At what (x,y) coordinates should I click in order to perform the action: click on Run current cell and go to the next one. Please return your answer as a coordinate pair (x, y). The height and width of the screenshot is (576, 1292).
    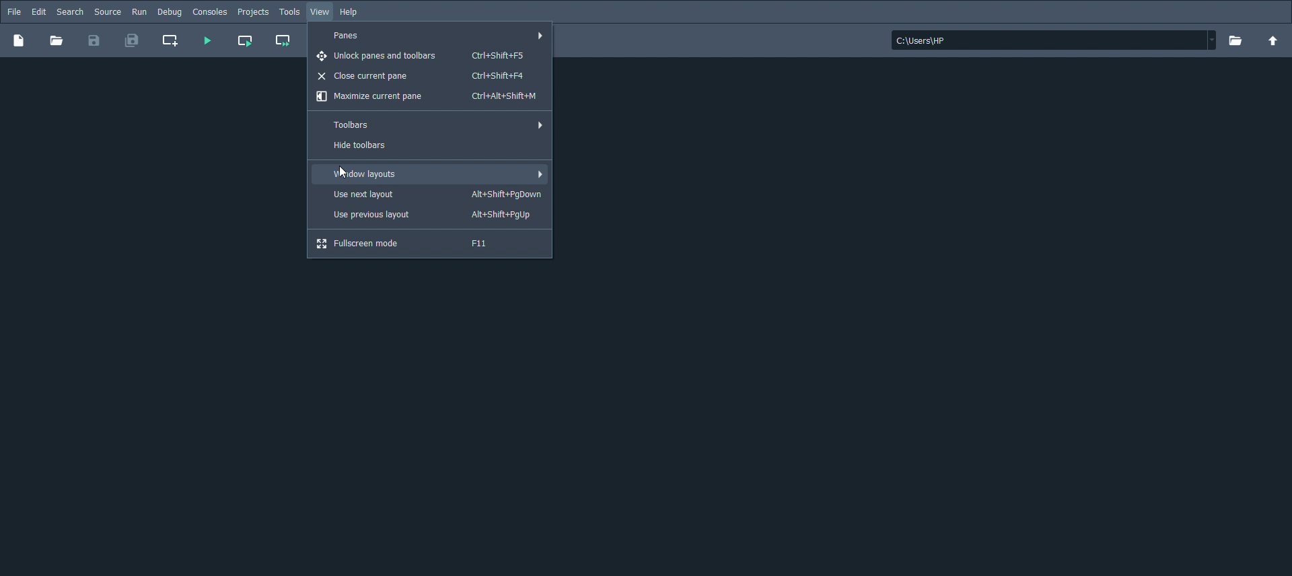
    Looking at the image, I should click on (282, 40).